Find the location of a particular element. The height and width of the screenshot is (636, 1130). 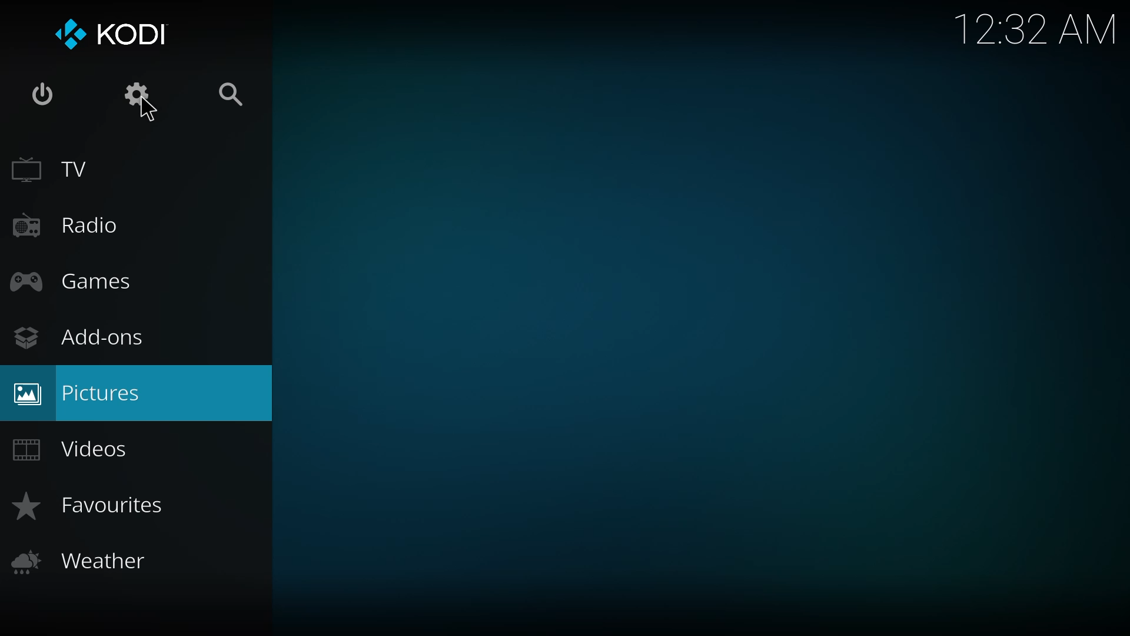

games is located at coordinates (81, 283).